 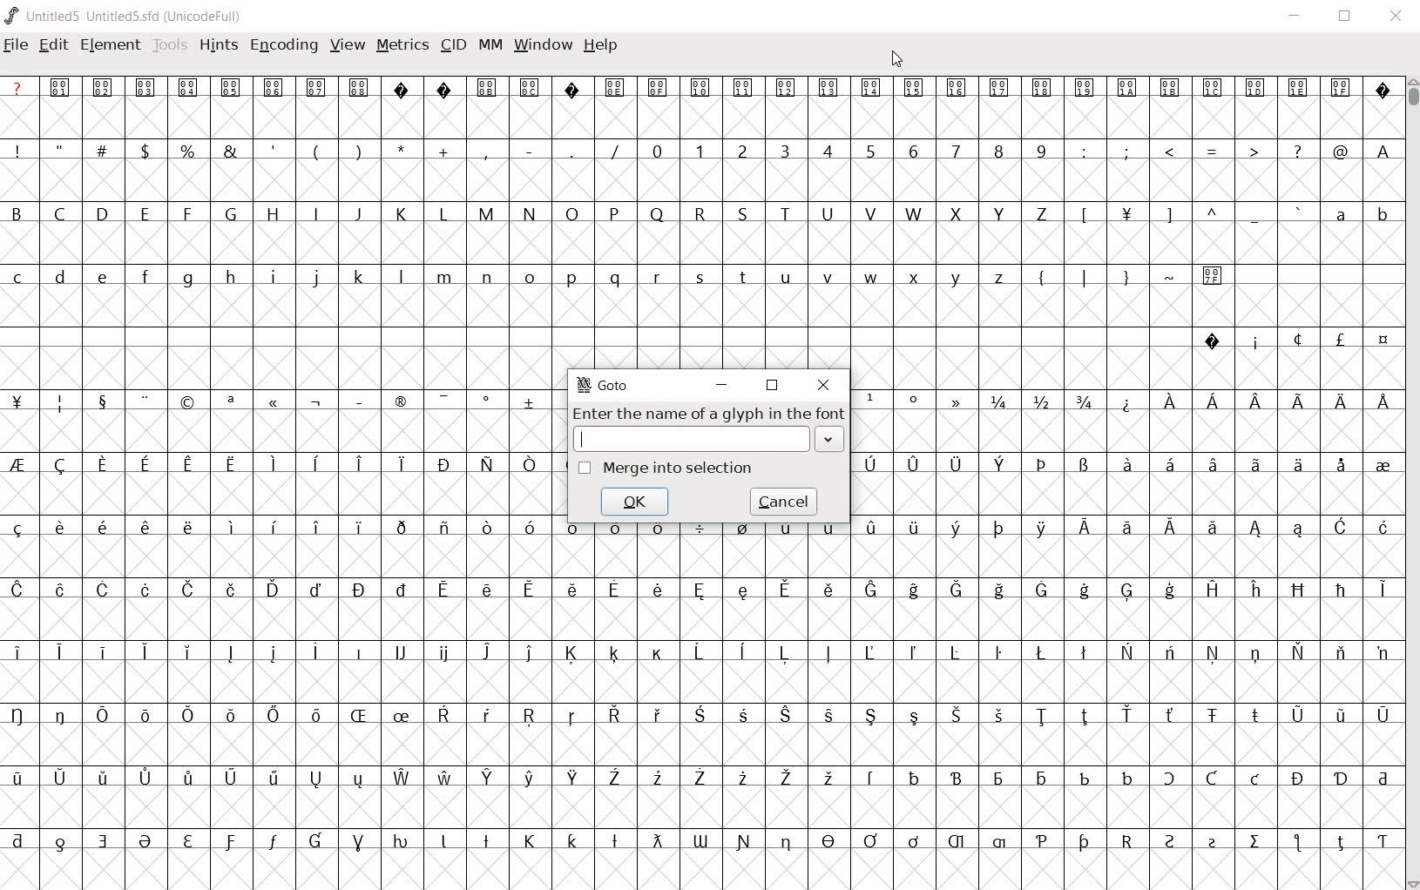 What do you see at coordinates (487, 401) in the screenshot?
I see `Symbol` at bounding box center [487, 401].